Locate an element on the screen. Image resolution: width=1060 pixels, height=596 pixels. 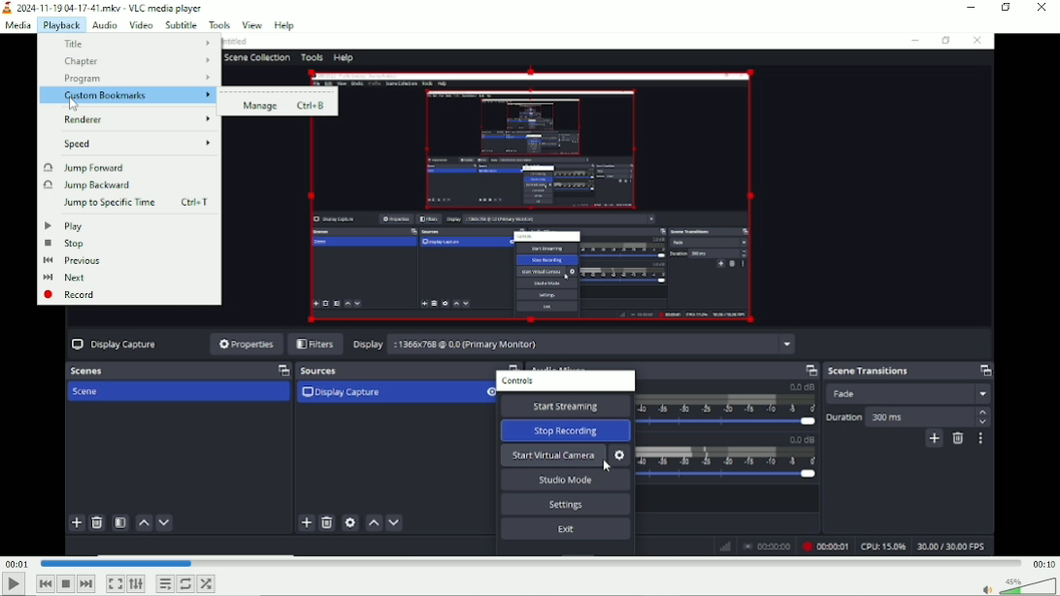
Manage is located at coordinates (283, 105).